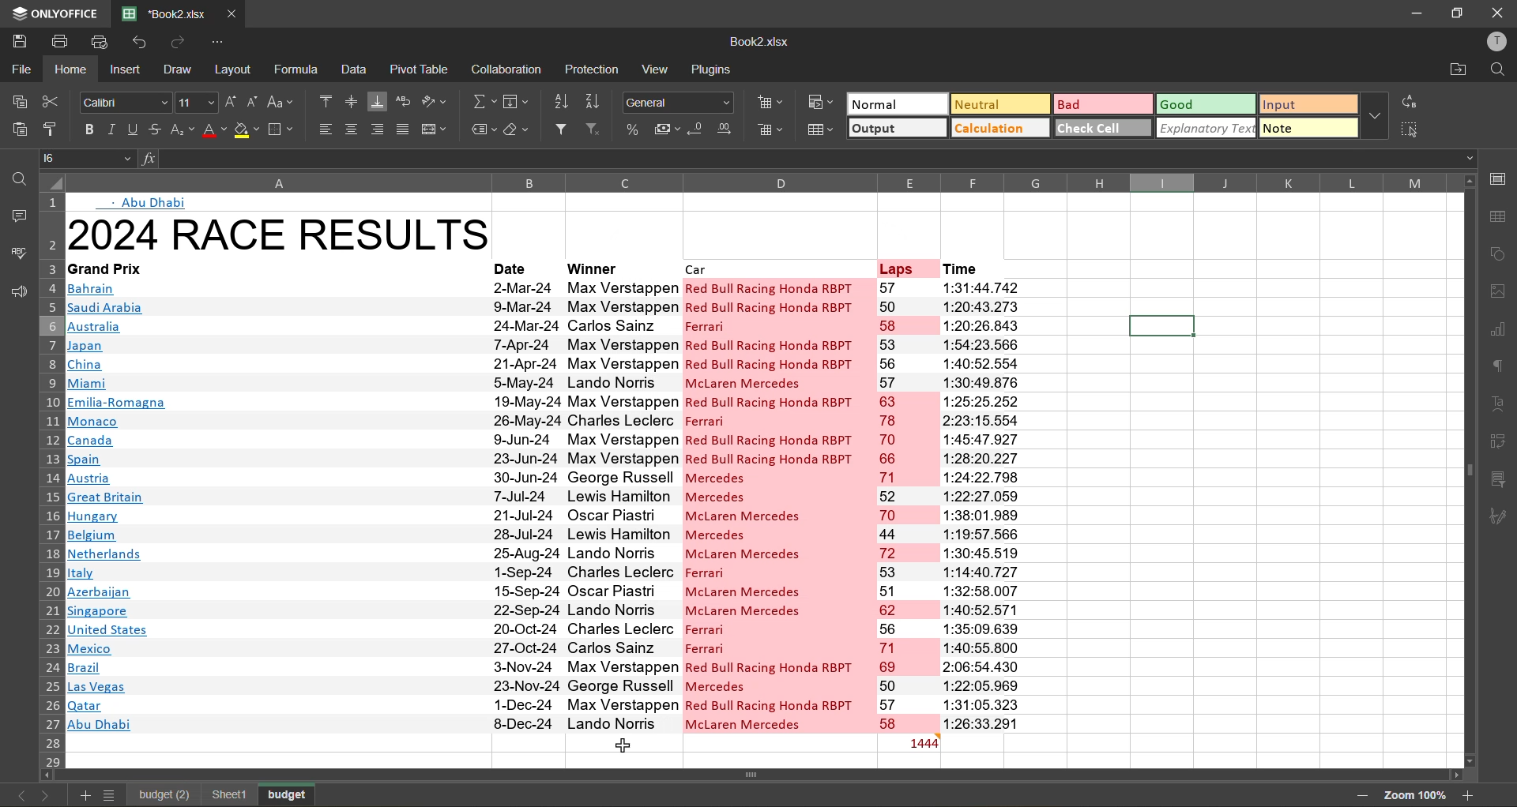 The height and width of the screenshot is (807, 1517). What do you see at coordinates (82, 795) in the screenshot?
I see `add sheet` at bounding box center [82, 795].